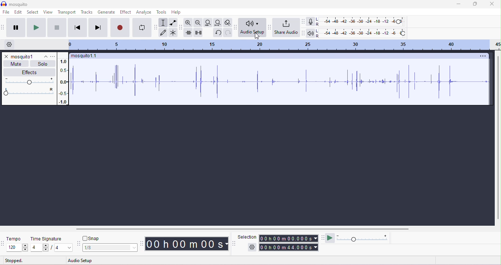 Image resolution: width=501 pixels, height=265 pixels. Describe the element at coordinates (286, 28) in the screenshot. I see `share audio` at that location.